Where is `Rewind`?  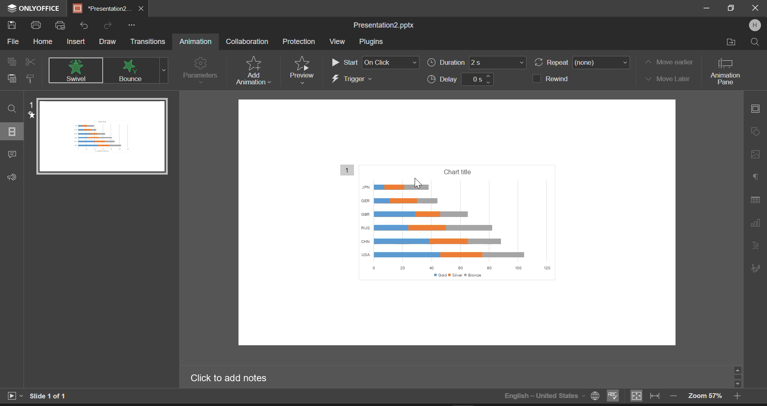
Rewind is located at coordinates (557, 78).